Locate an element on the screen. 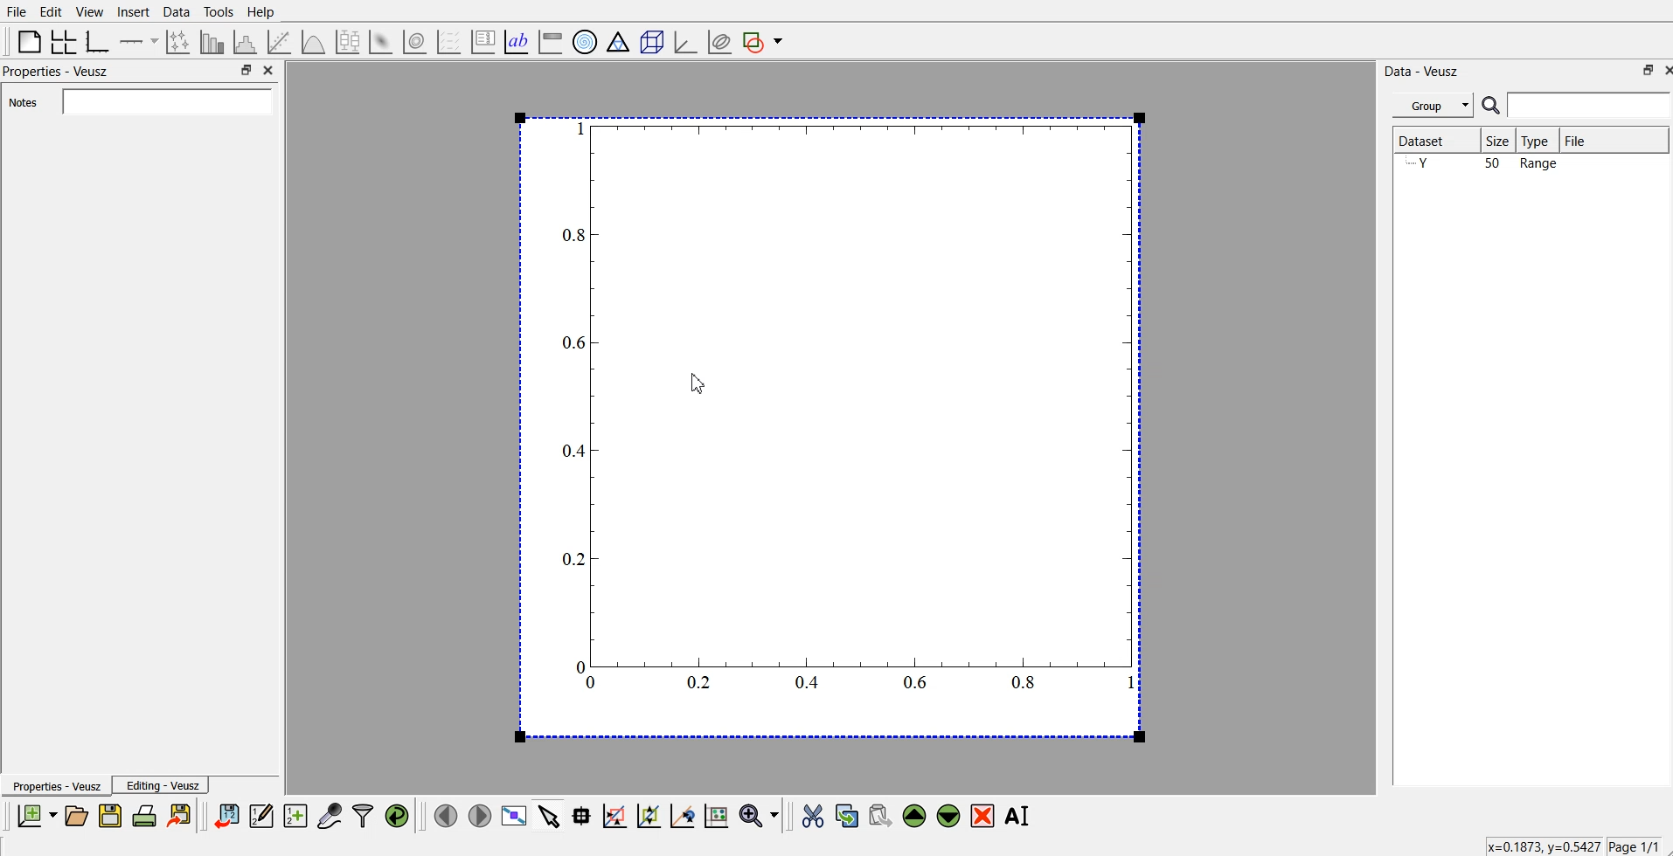 The width and height of the screenshot is (1673, 856). recenter graph axes is located at coordinates (682, 816).